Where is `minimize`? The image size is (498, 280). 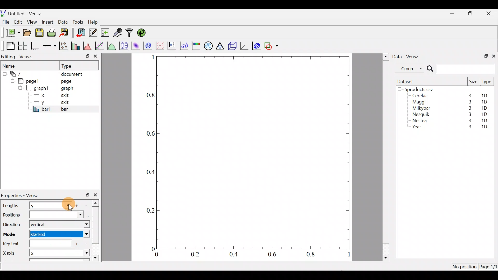 minimize is located at coordinates (455, 13).